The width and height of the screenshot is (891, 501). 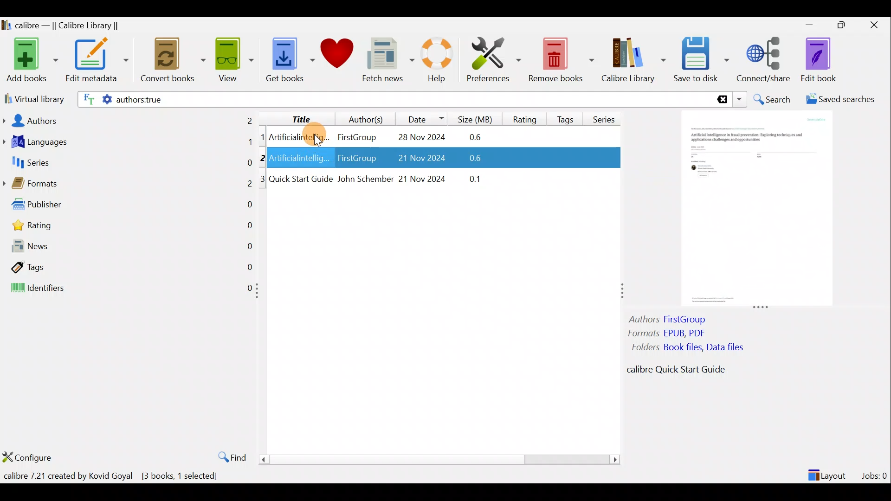 What do you see at coordinates (263, 179) in the screenshot?
I see `3` at bounding box center [263, 179].